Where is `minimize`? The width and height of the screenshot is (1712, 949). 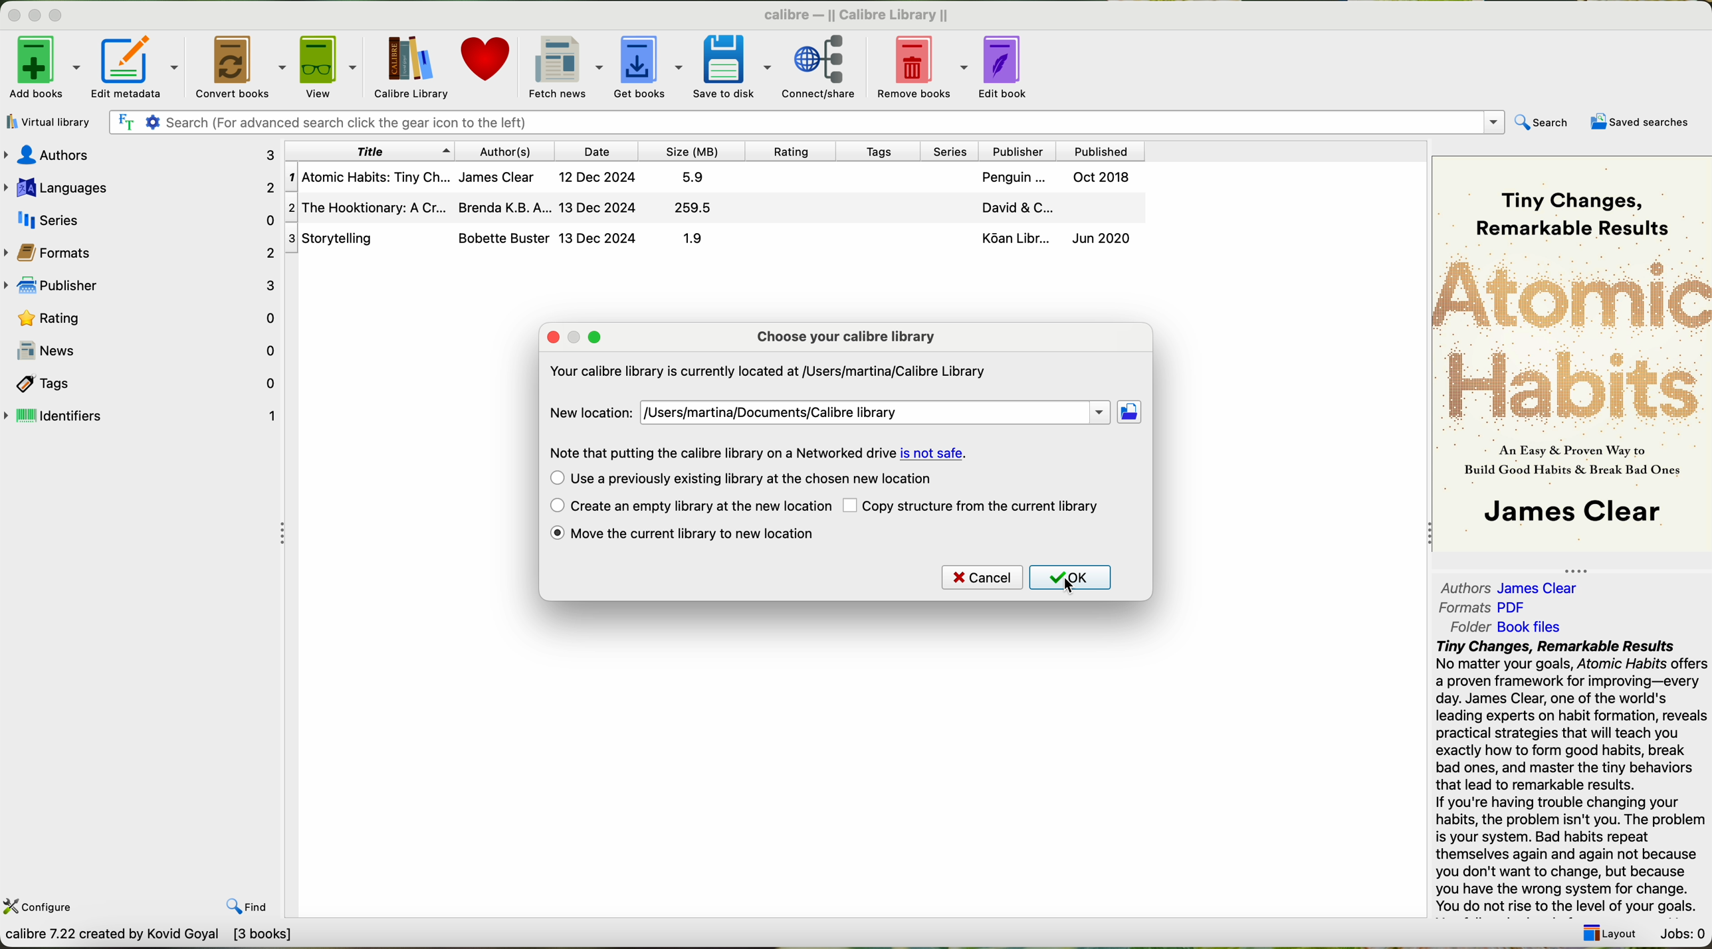 minimize is located at coordinates (575, 336).